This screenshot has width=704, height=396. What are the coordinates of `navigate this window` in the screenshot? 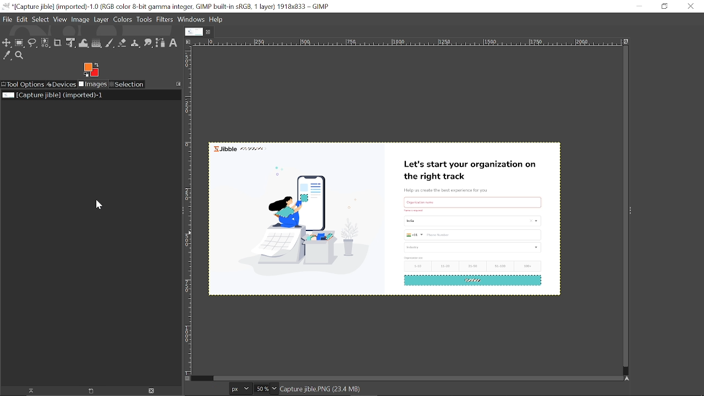 It's located at (629, 378).